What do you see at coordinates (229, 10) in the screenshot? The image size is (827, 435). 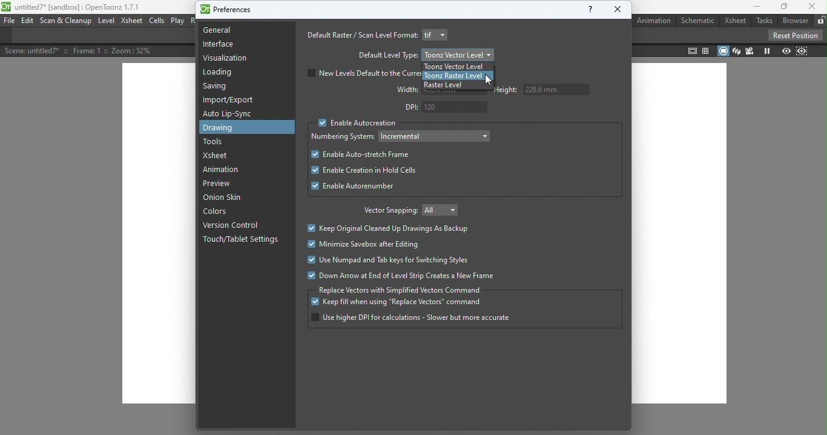 I see `Preferences` at bounding box center [229, 10].